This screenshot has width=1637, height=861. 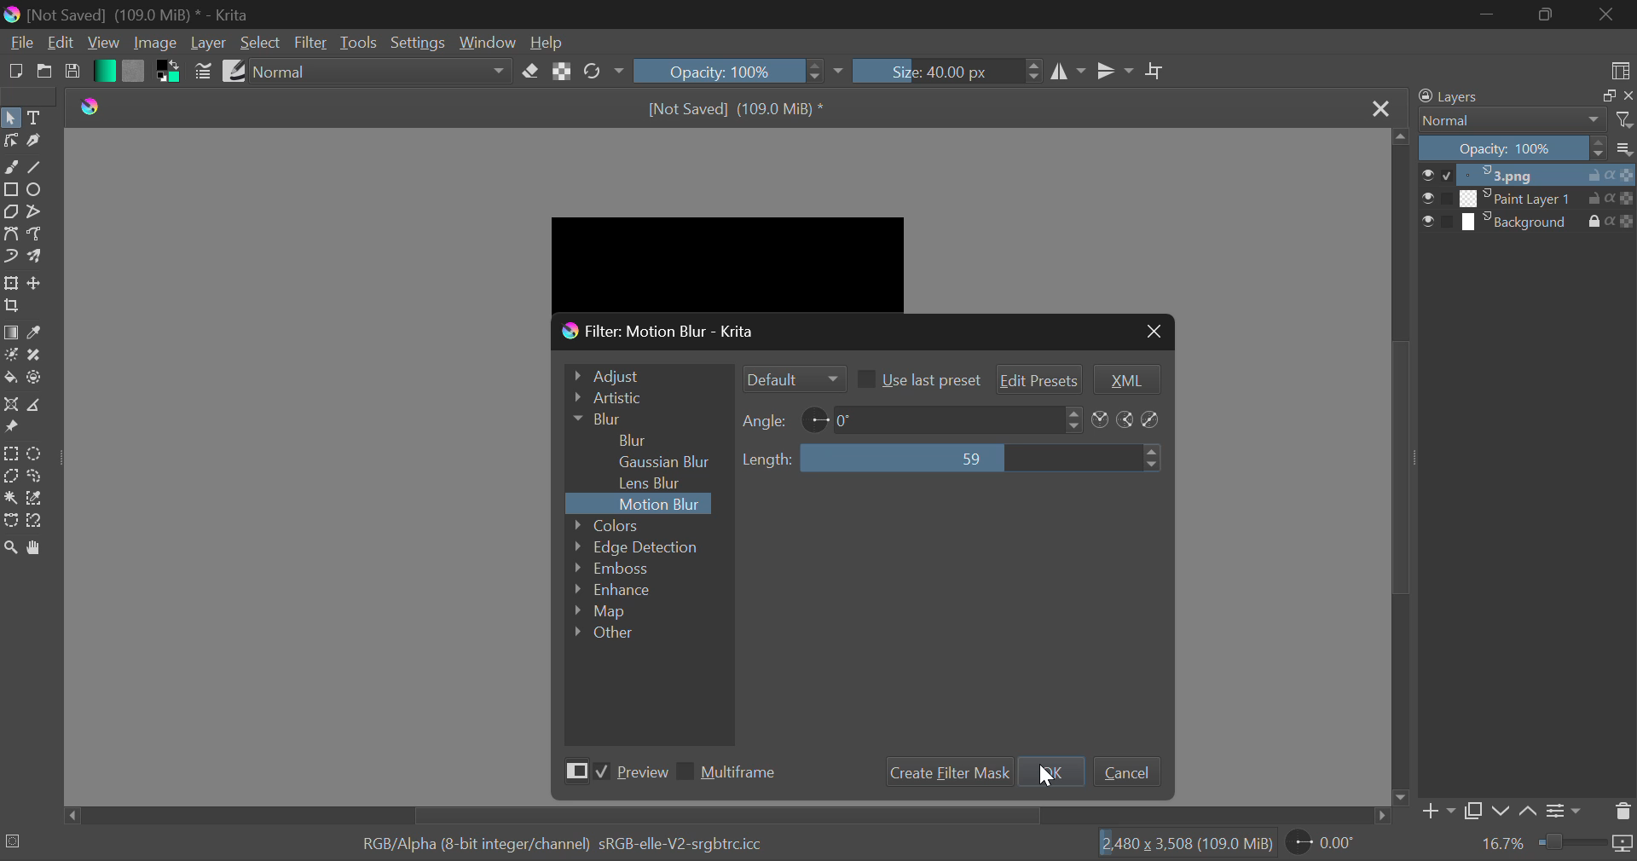 What do you see at coordinates (1528, 222) in the screenshot?
I see `Background` at bounding box center [1528, 222].